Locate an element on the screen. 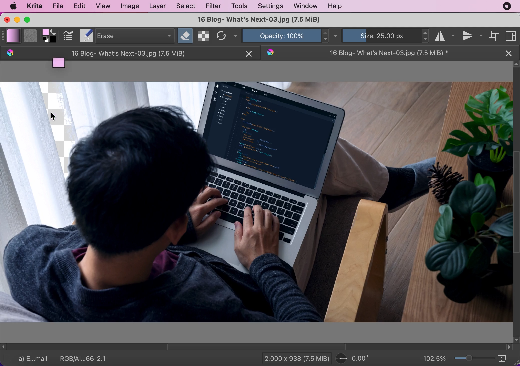  2,000 x 938(7.5 MiB) is located at coordinates (294, 358).